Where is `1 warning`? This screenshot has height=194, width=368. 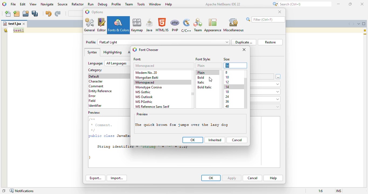 1 warning is located at coordinates (366, 30).